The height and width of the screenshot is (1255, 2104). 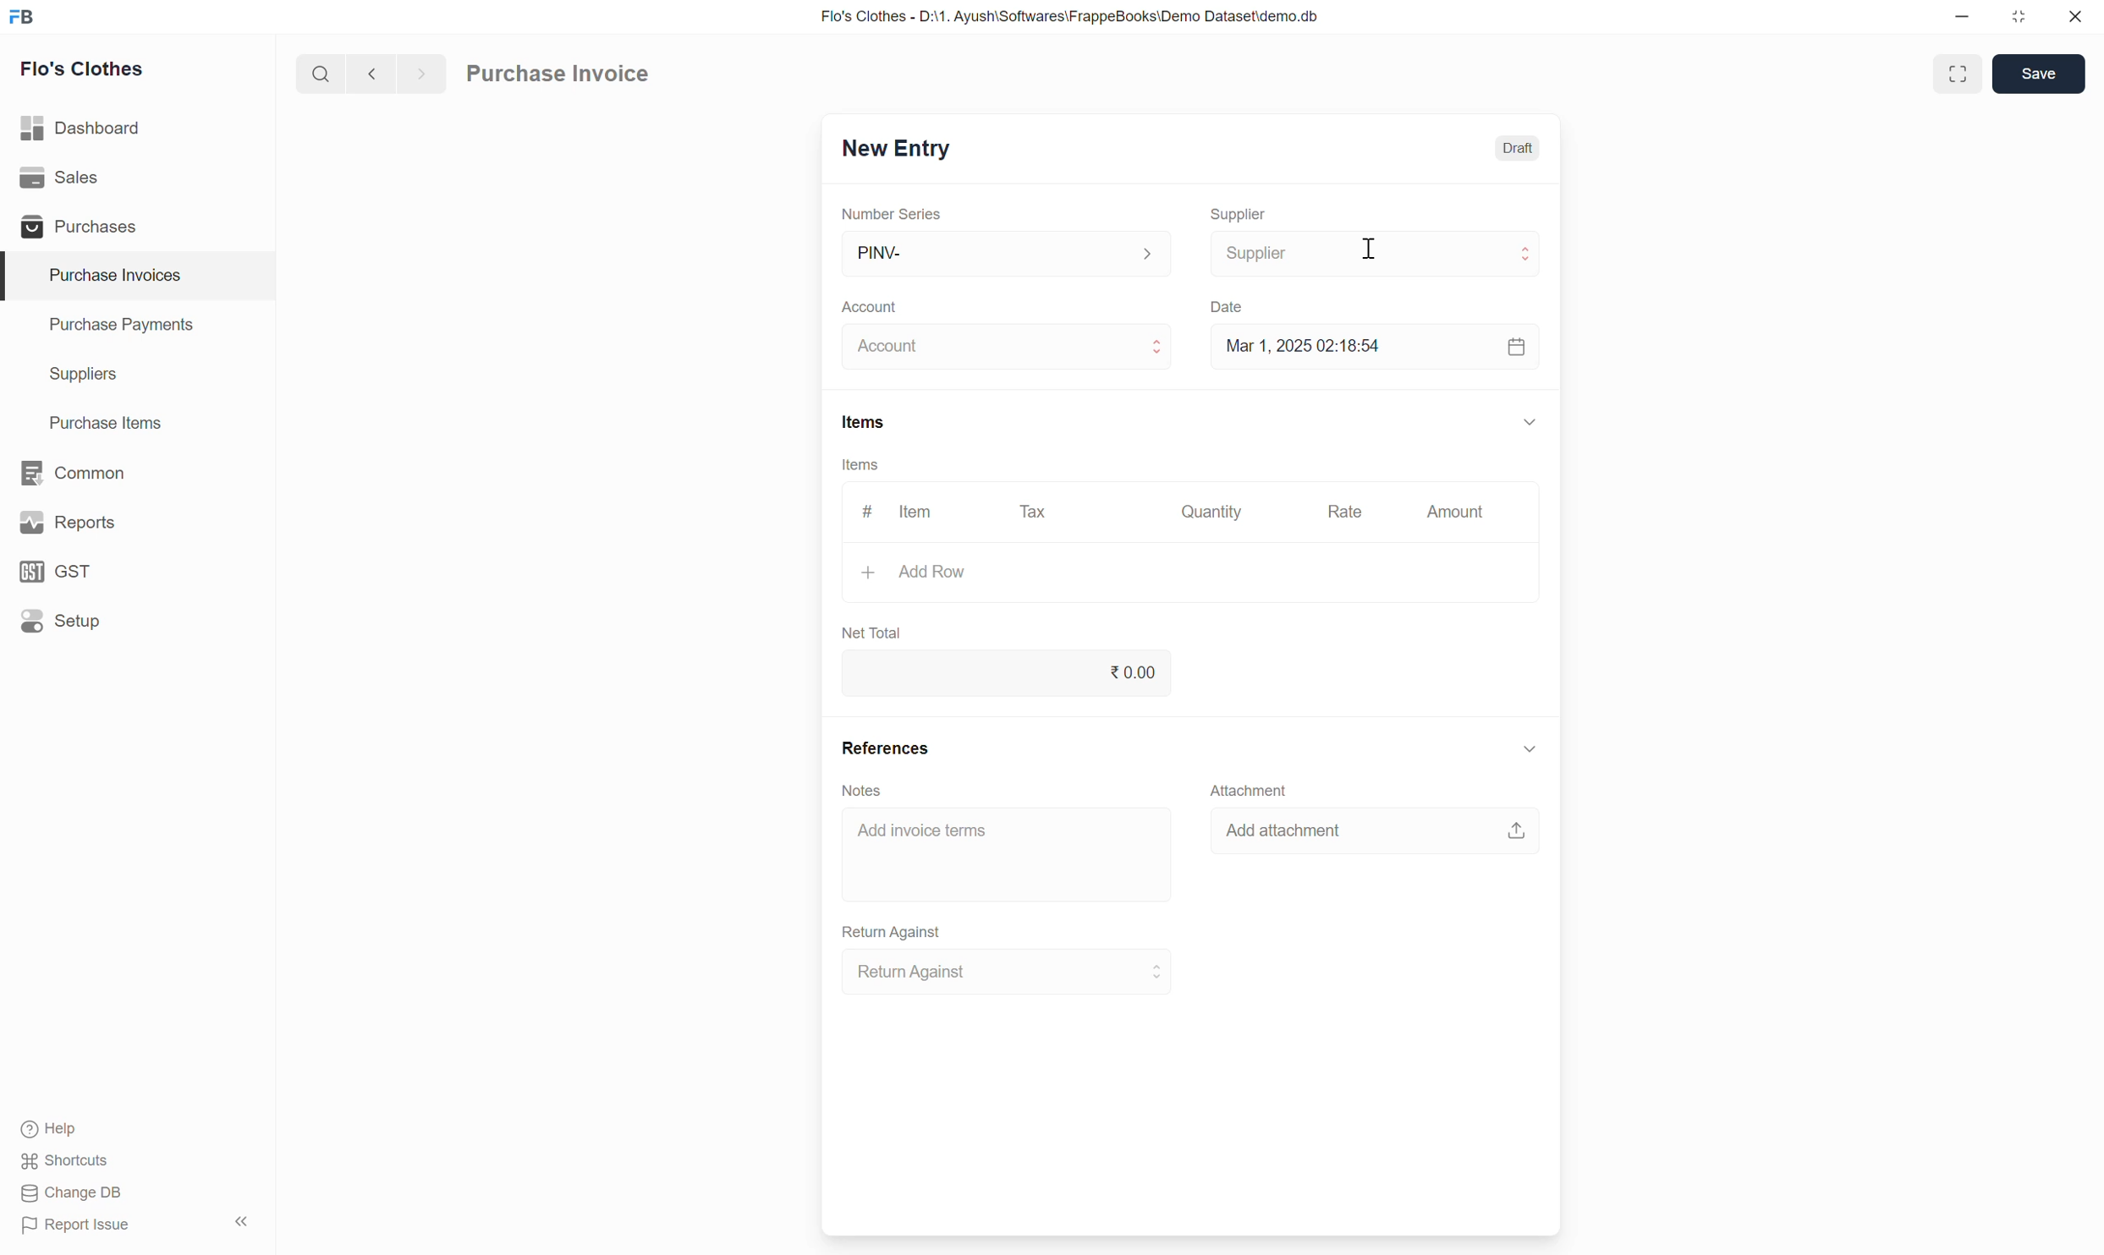 What do you see at coordinates (886, 748) in the screenshot?
I see `References` at bounding box center [886, 748].